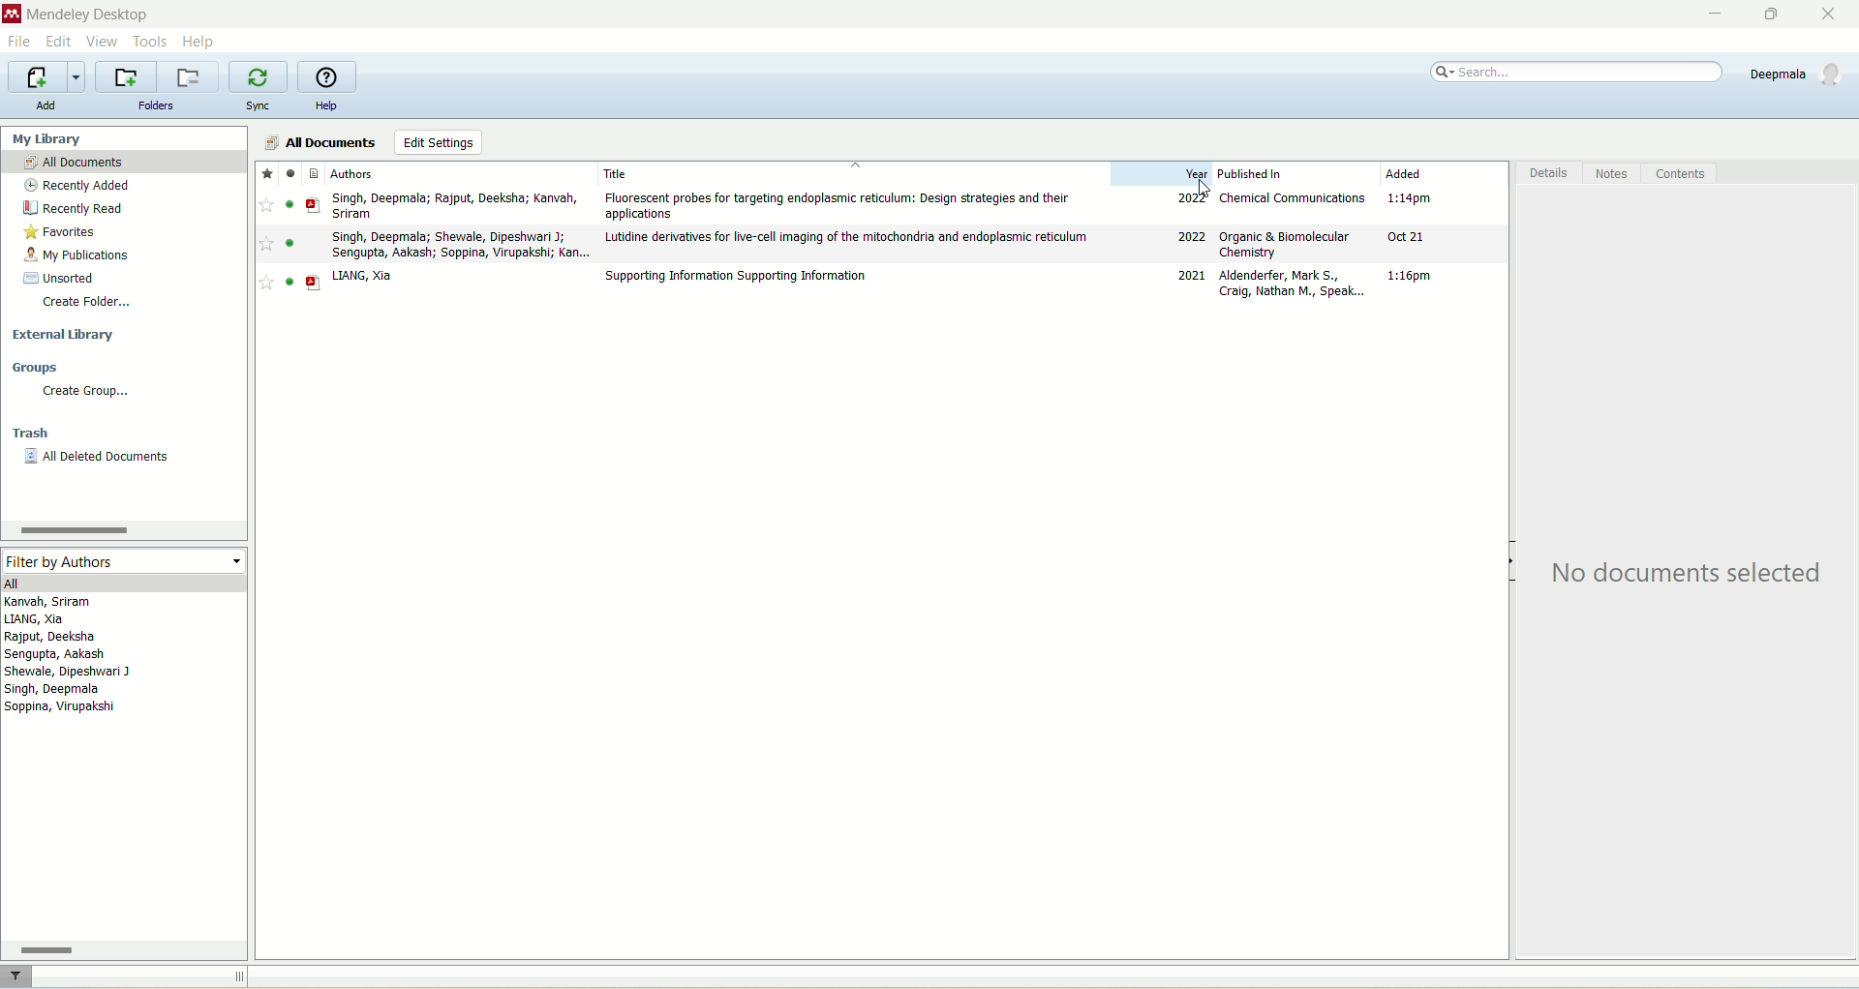  I want to click on add, so click(44, 105).